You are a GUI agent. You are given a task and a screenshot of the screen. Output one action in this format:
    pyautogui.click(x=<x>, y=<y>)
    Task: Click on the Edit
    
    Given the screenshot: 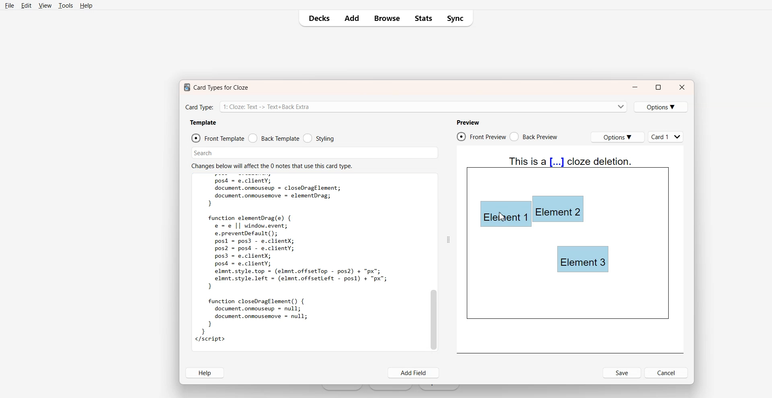 What is the action you would take?
    pyautogui.click(x=26, y=5)
    